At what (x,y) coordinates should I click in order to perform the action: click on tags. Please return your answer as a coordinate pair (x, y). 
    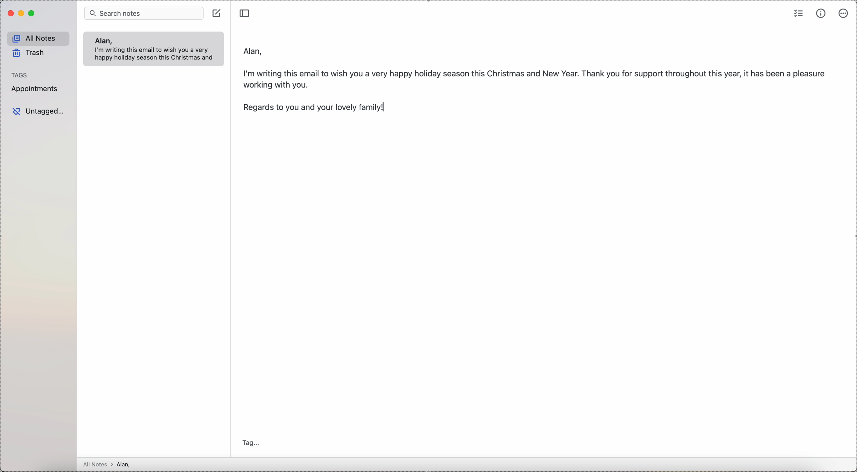
    Looking at the image, I should click on (20, 75).